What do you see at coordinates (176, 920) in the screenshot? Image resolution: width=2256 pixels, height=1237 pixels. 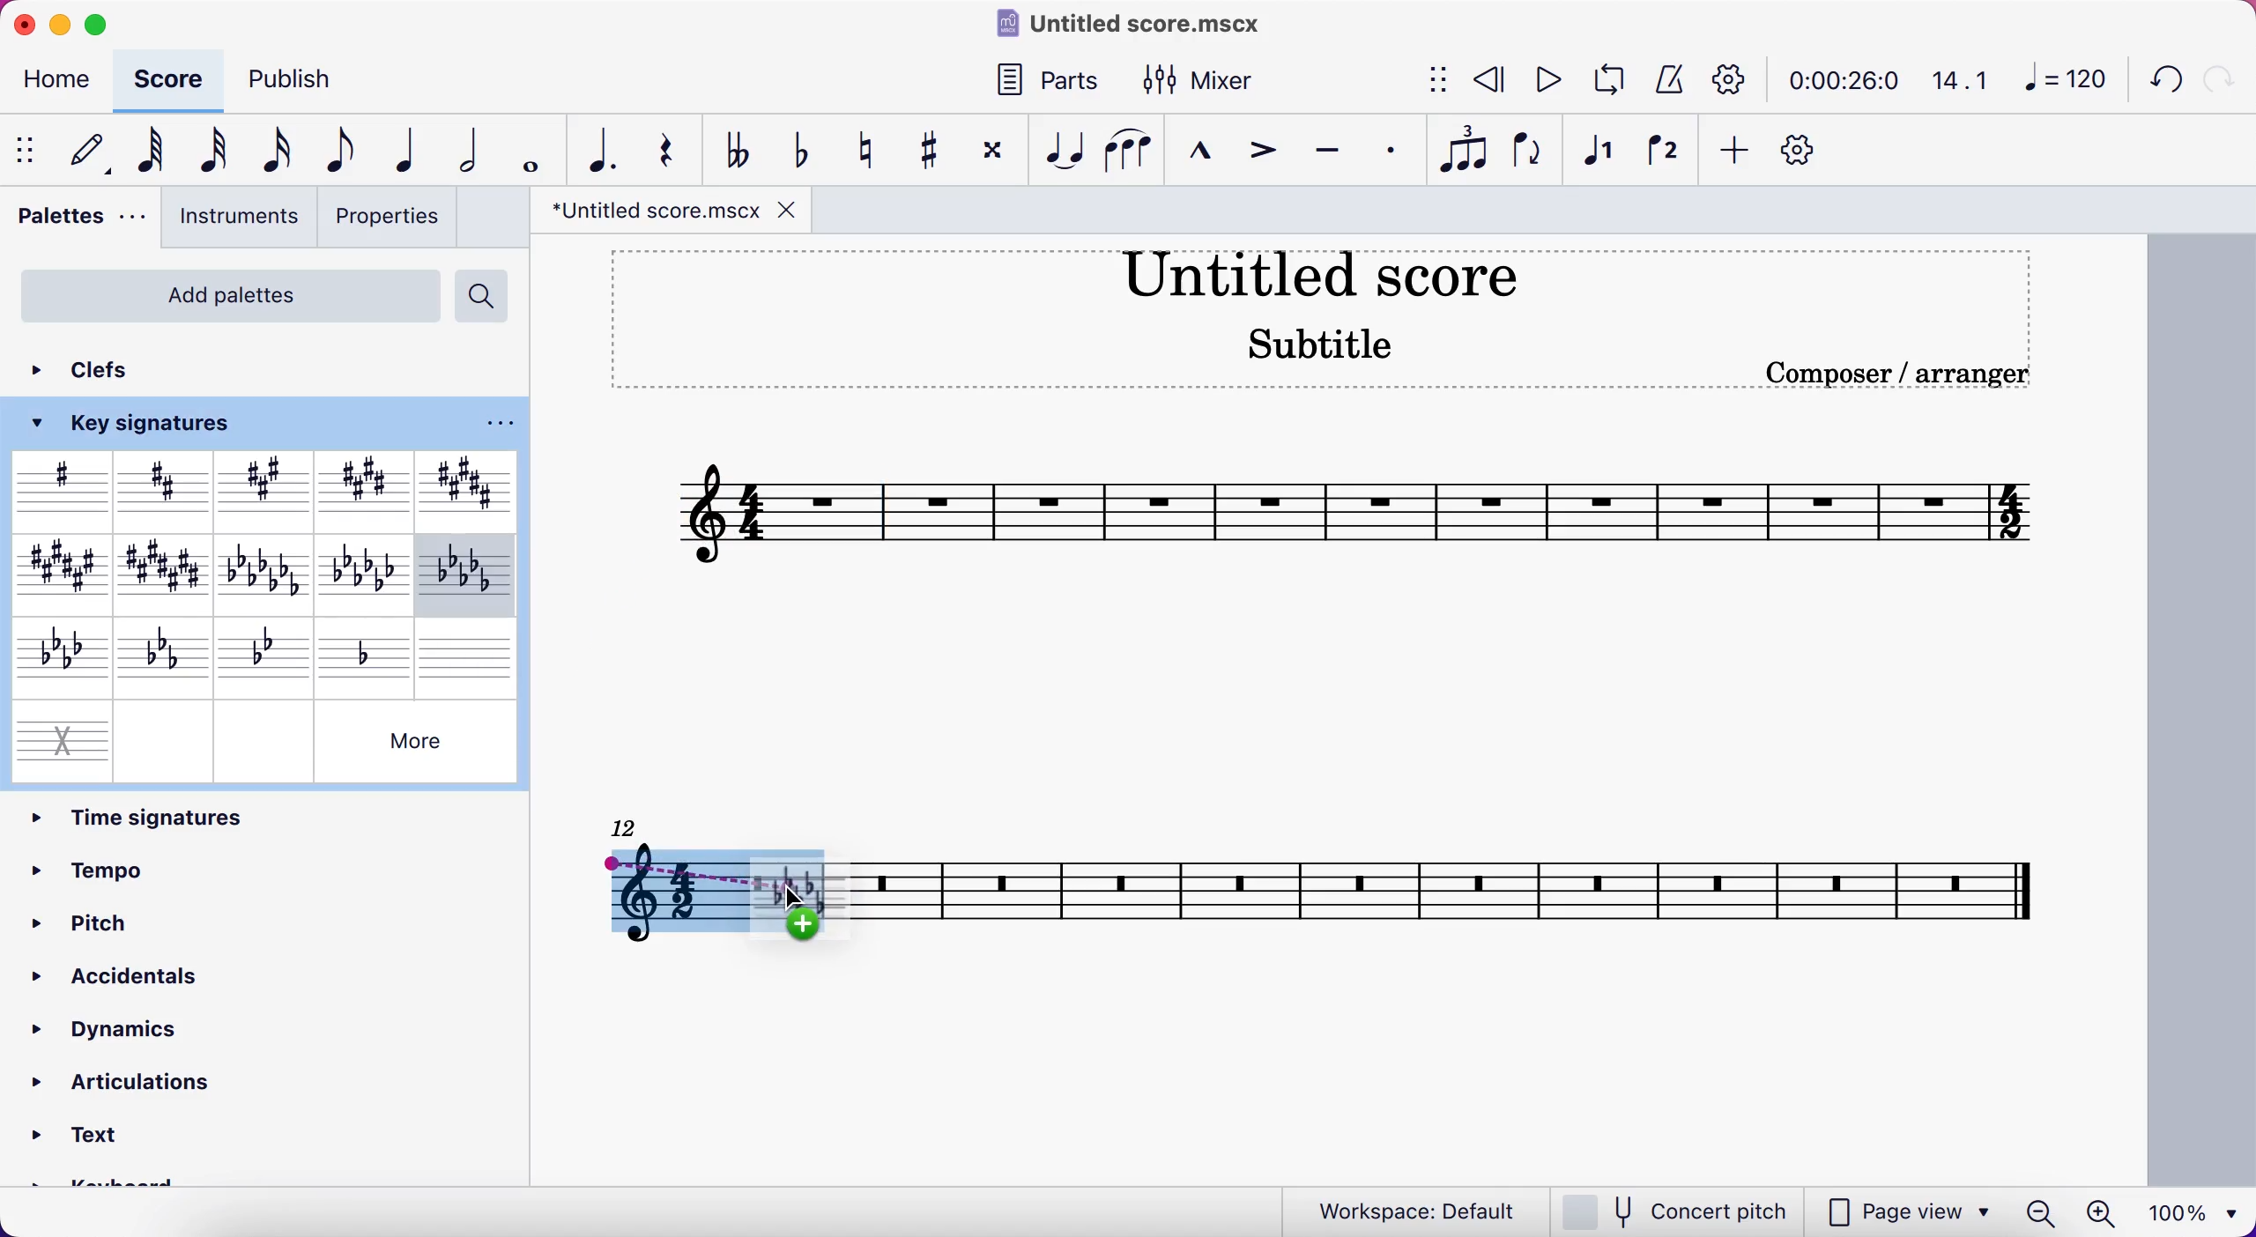 I see `pitch` at bounding box center [176, 920].